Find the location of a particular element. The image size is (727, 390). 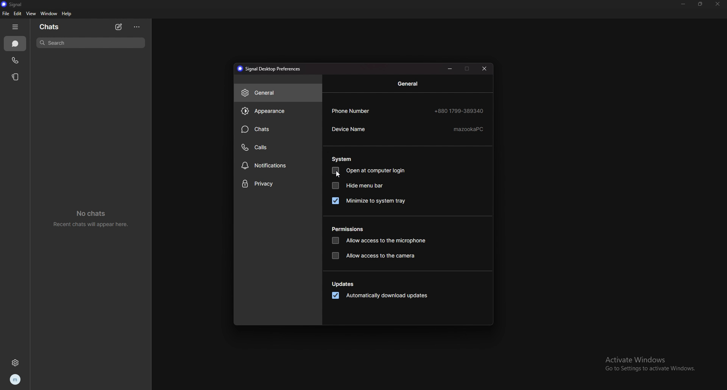

options is located at coordinates (138, 27).